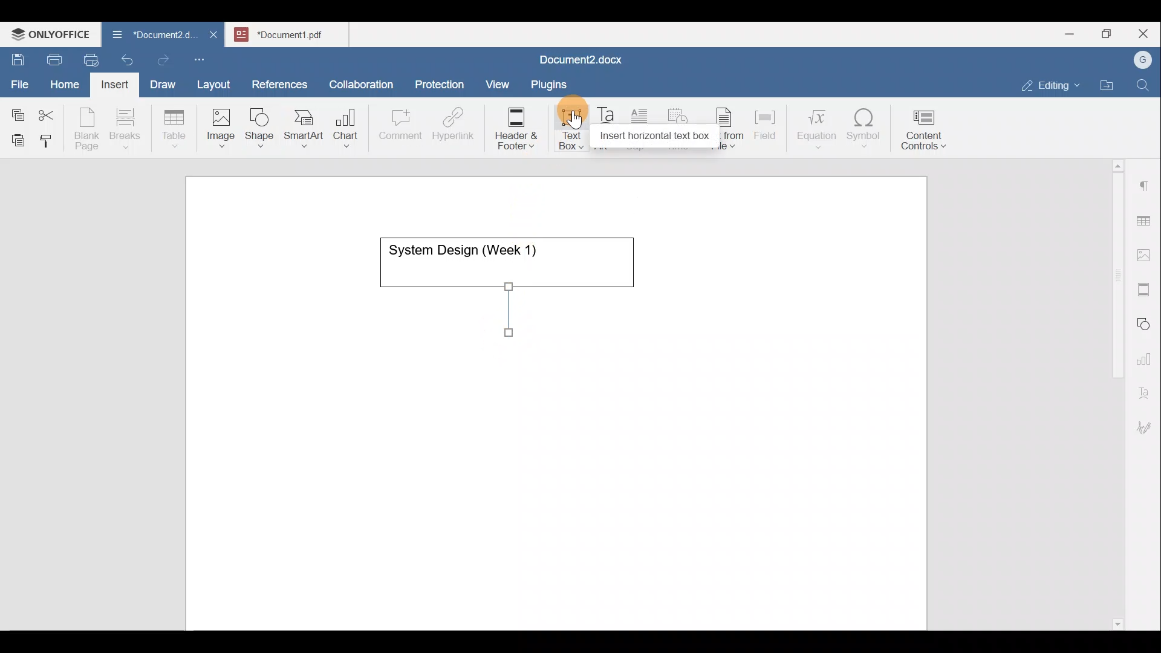 The image size is (1161, 653). What do you see at coordinates (498, 80) in the screenshot?
I see `View` at bounding box center [498, 80].